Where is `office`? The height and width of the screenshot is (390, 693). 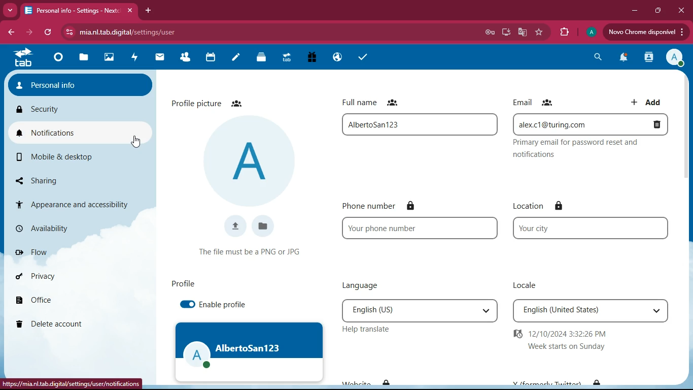
office is located at coordinates (74, 300).